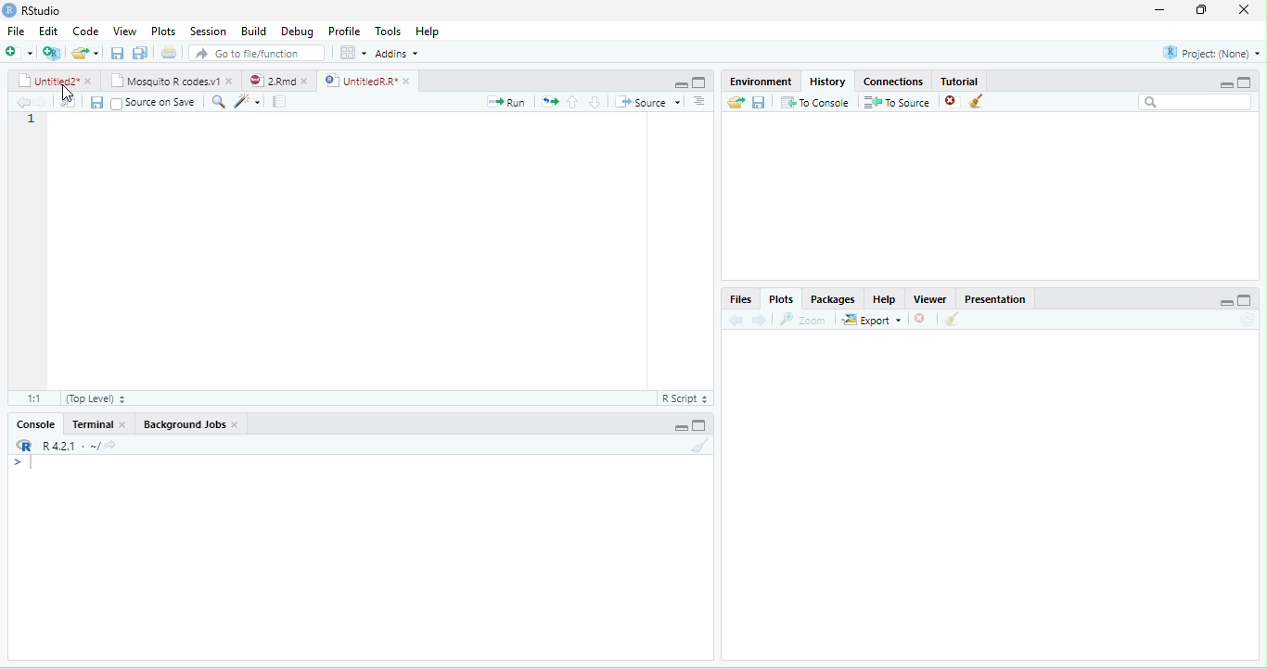  I want to click on packages, so click(832, 298).